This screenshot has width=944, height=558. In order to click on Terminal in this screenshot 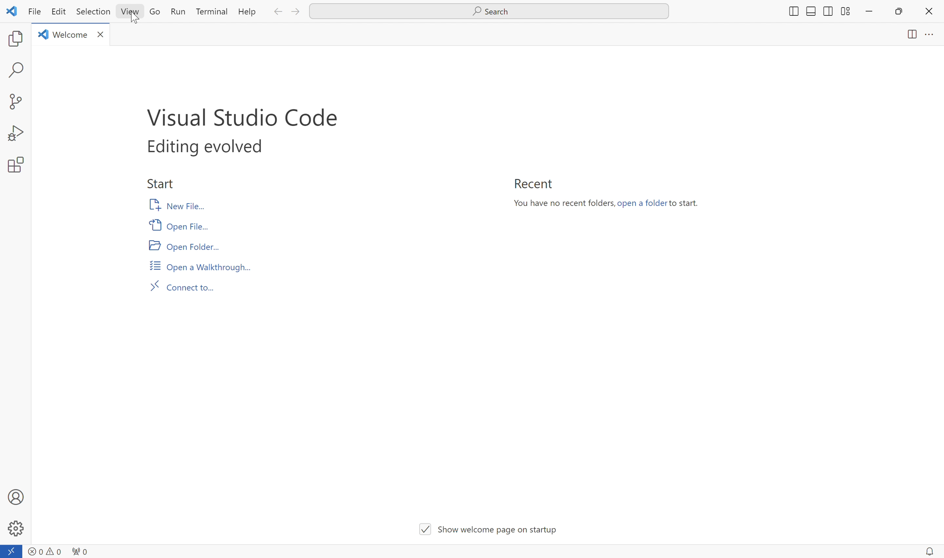, I will do `click(211, 12)`.